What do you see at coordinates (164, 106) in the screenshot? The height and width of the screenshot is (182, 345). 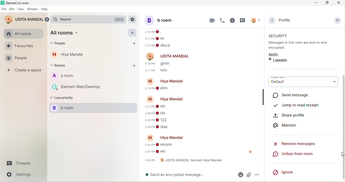 I see `hh-older message from hiya mandal` at bounding box center [164, 106].